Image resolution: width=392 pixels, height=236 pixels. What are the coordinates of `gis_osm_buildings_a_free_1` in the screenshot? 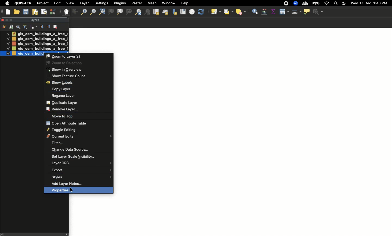 It's located at (40, 44).